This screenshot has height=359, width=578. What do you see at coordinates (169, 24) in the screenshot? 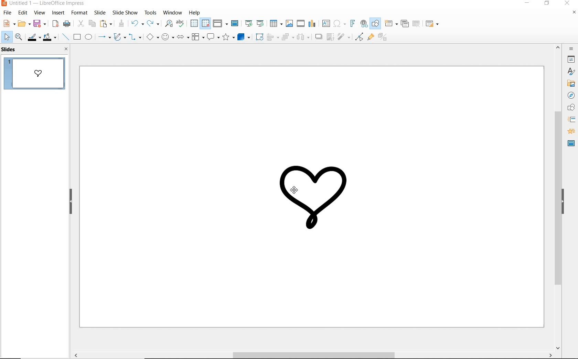
I see `find and replace` at bounding box center [169, 24].